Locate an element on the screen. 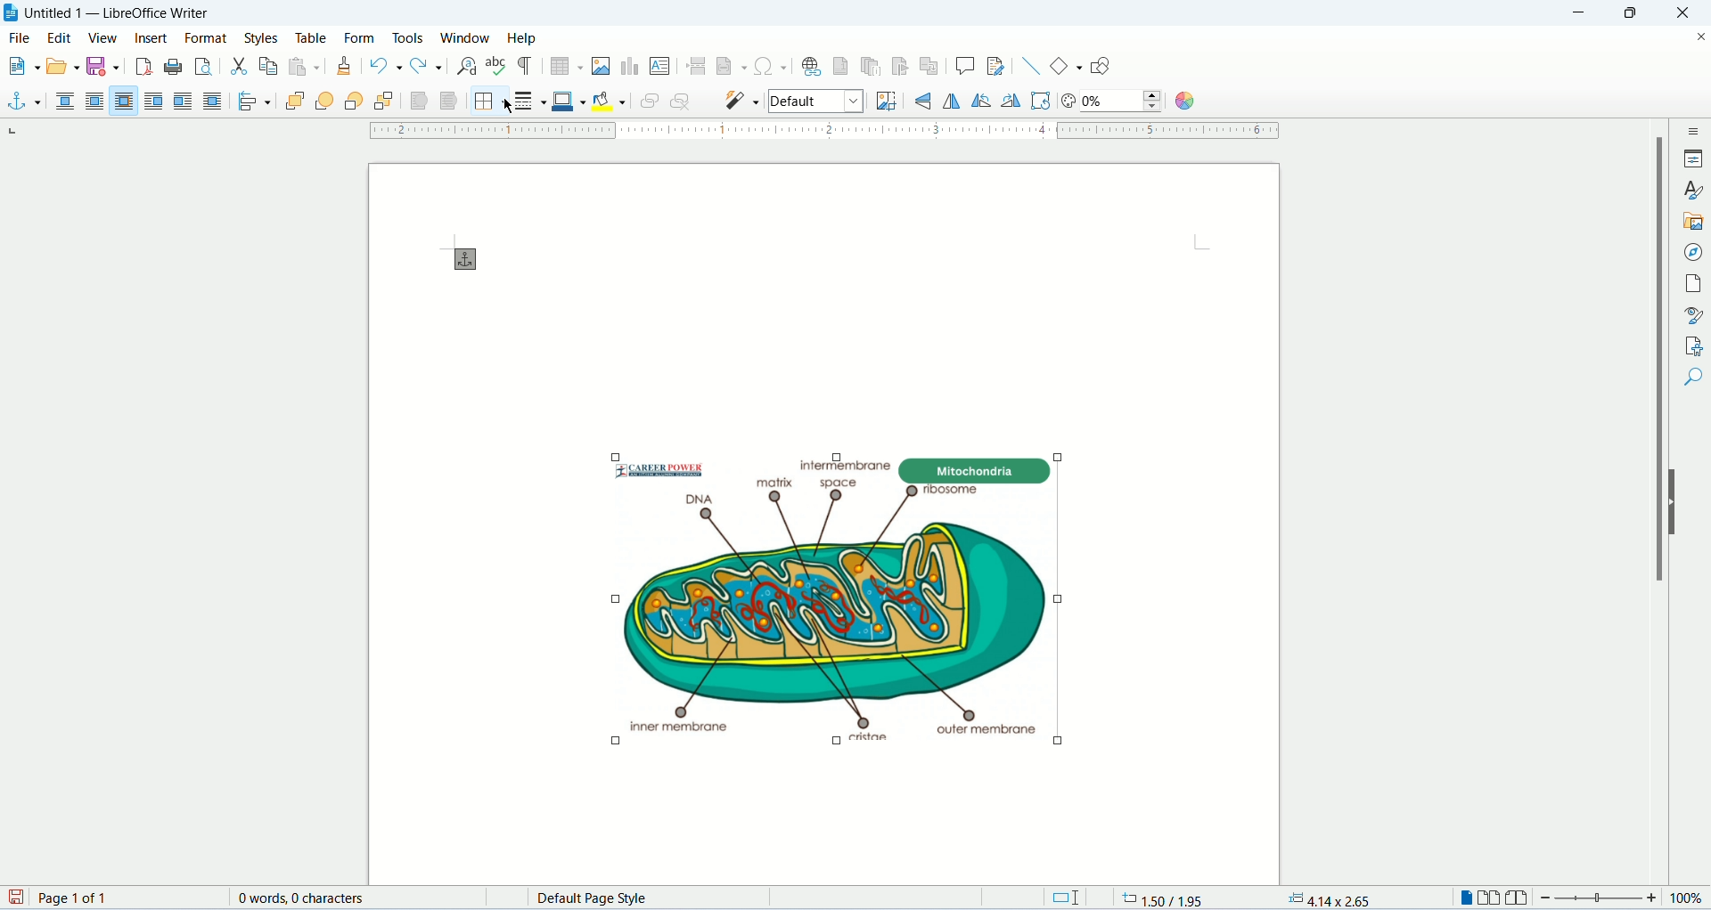  basic shapes is located at coordinates (1067, 66).